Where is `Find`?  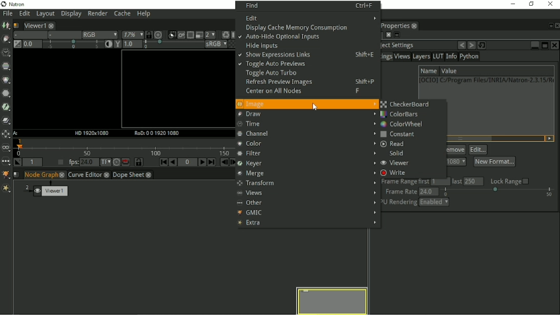 Find is located at coordinates (309, 5).